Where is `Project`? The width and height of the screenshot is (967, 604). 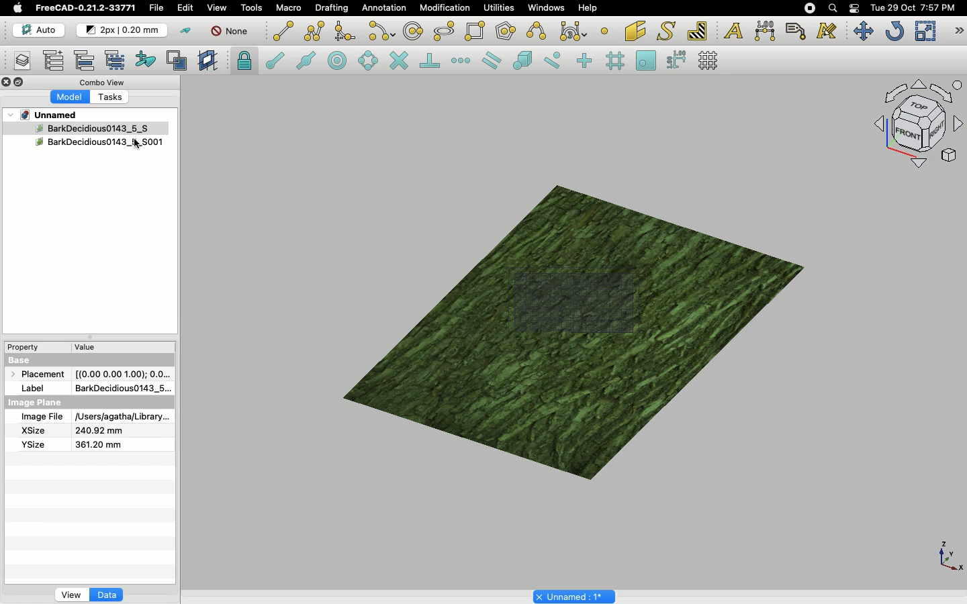
Project is located at coordinates (50, 115).